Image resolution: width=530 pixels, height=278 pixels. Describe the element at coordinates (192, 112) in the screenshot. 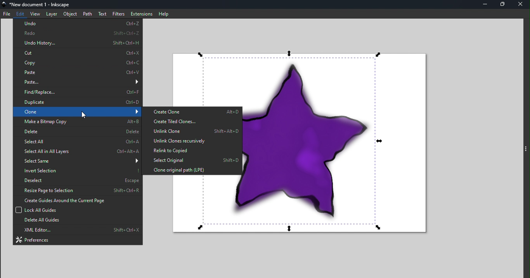

I see `Create` at that location.